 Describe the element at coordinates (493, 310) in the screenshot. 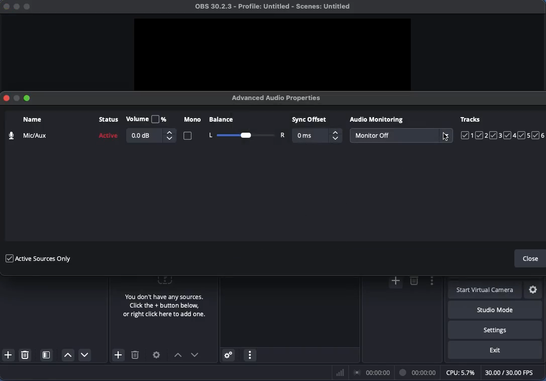

I see `Studio mode` at that location.